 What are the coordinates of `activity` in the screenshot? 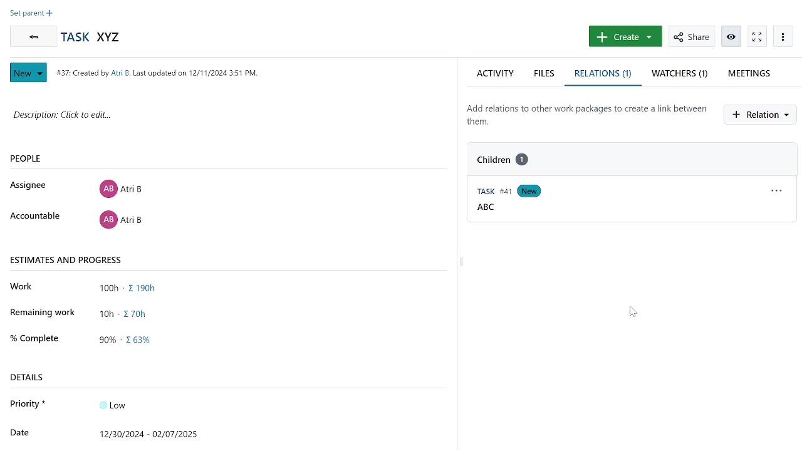 It's located at (495, 73).